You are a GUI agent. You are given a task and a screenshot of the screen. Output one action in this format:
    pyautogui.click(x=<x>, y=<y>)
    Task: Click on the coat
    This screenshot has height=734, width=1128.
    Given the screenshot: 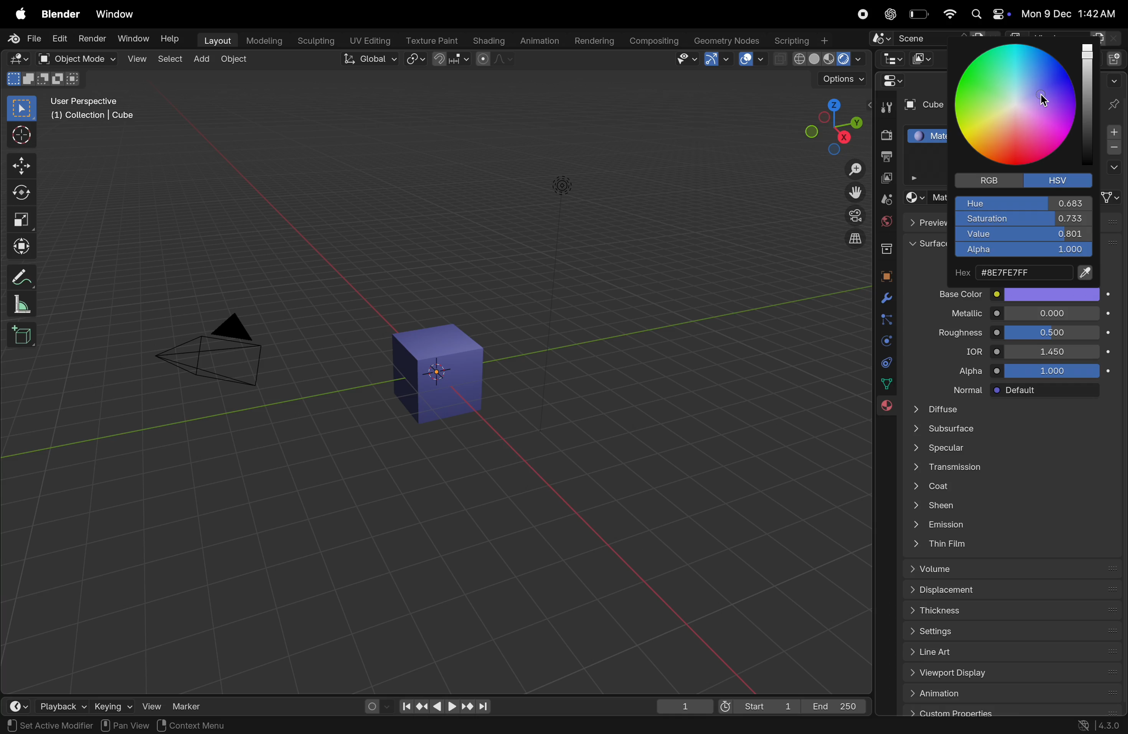 What is the action you would take?
    pyautogui.click(x=1006, y=488)
    